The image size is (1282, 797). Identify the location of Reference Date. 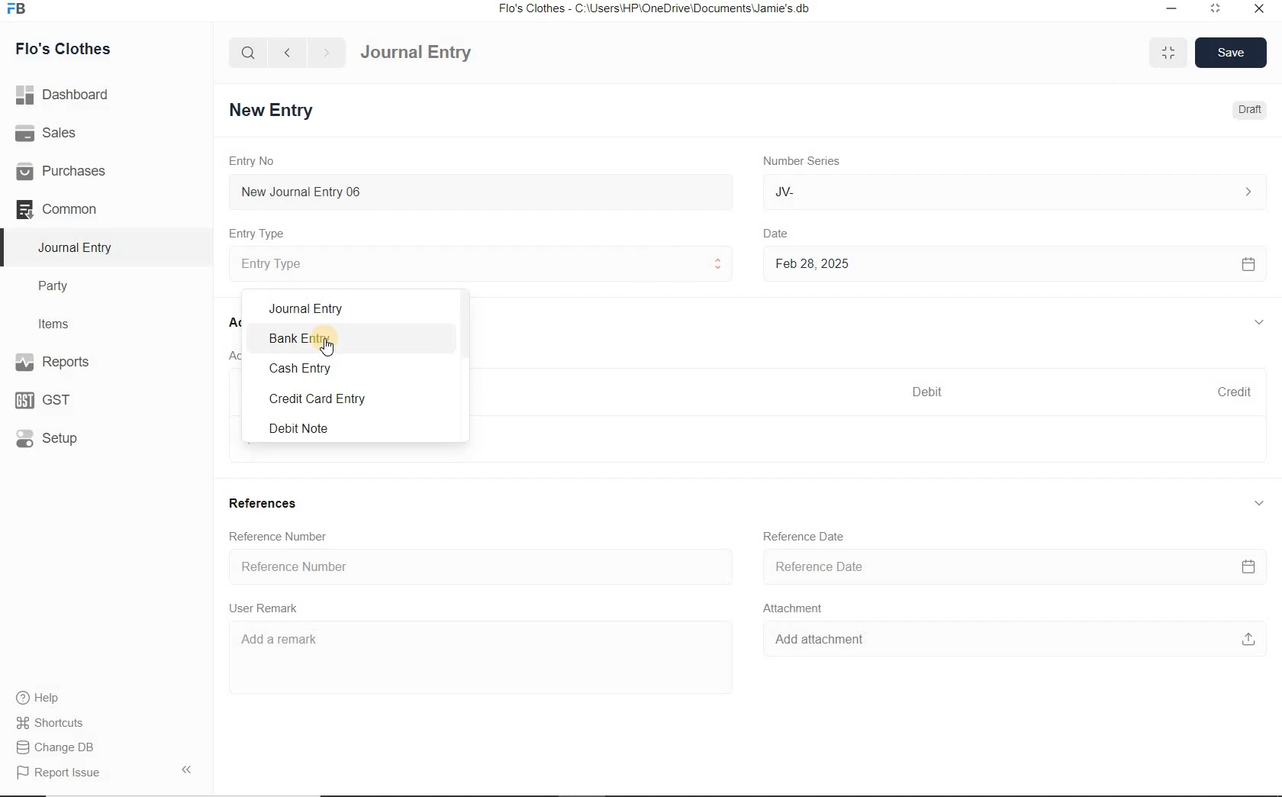
(807, 537).